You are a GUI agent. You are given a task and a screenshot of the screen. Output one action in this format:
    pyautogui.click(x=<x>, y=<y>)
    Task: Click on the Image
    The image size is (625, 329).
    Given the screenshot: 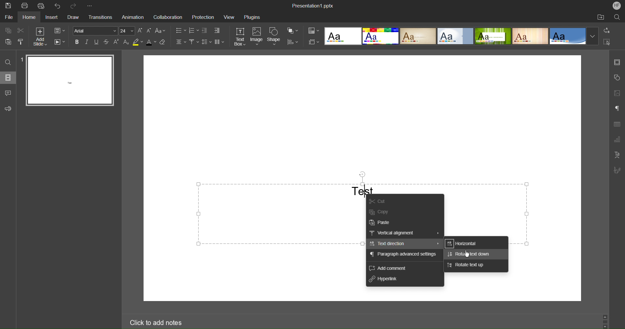 What is the action you would take?
    pyautogui.click(x=257, y=36)
    